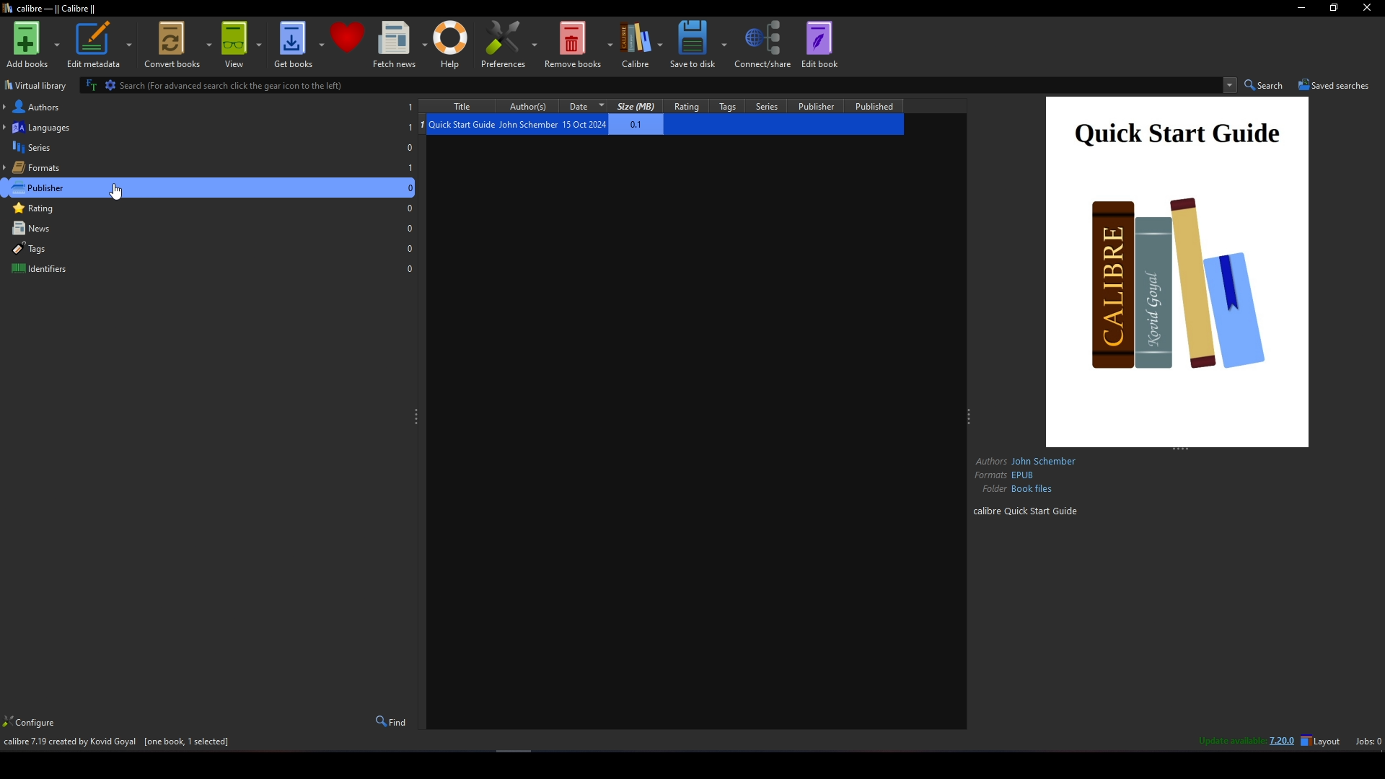 Image resolution: width=1385 pixels, height=779 pixels. Describe the element at coordinates (38, 85) in the screenshot. I see `Virtual library` at that location.